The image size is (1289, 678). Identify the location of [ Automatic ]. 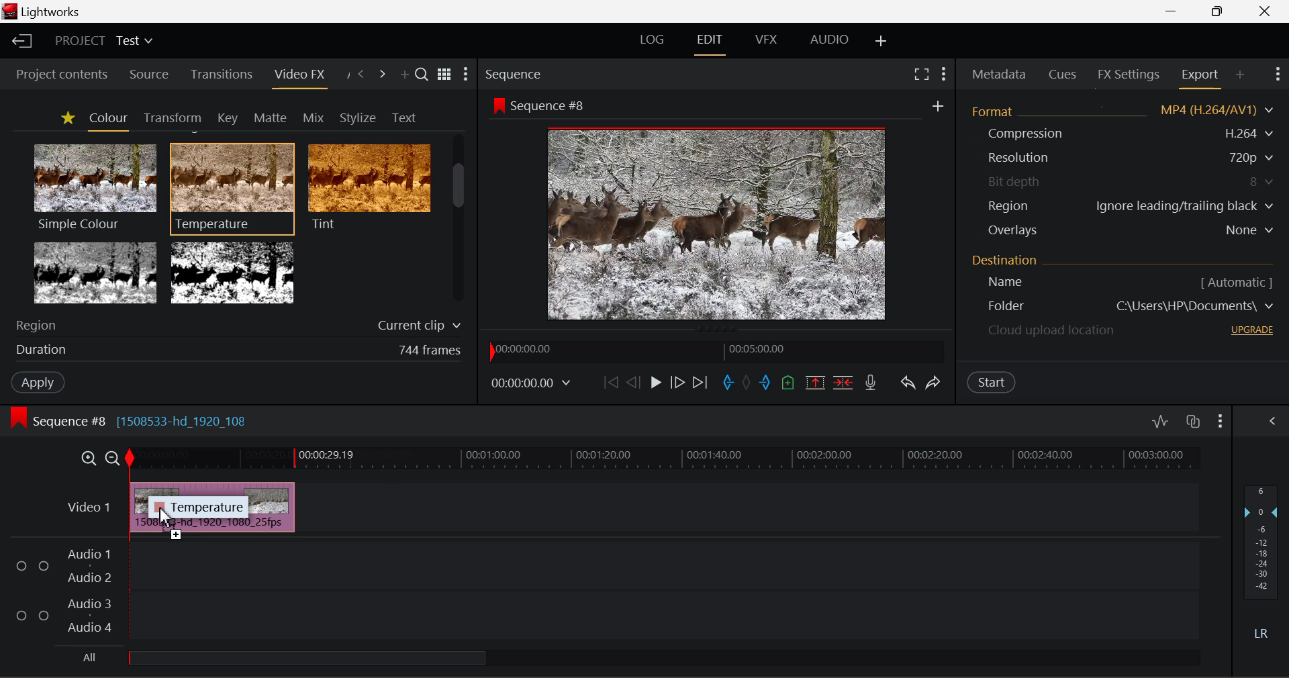
(1237, 282).